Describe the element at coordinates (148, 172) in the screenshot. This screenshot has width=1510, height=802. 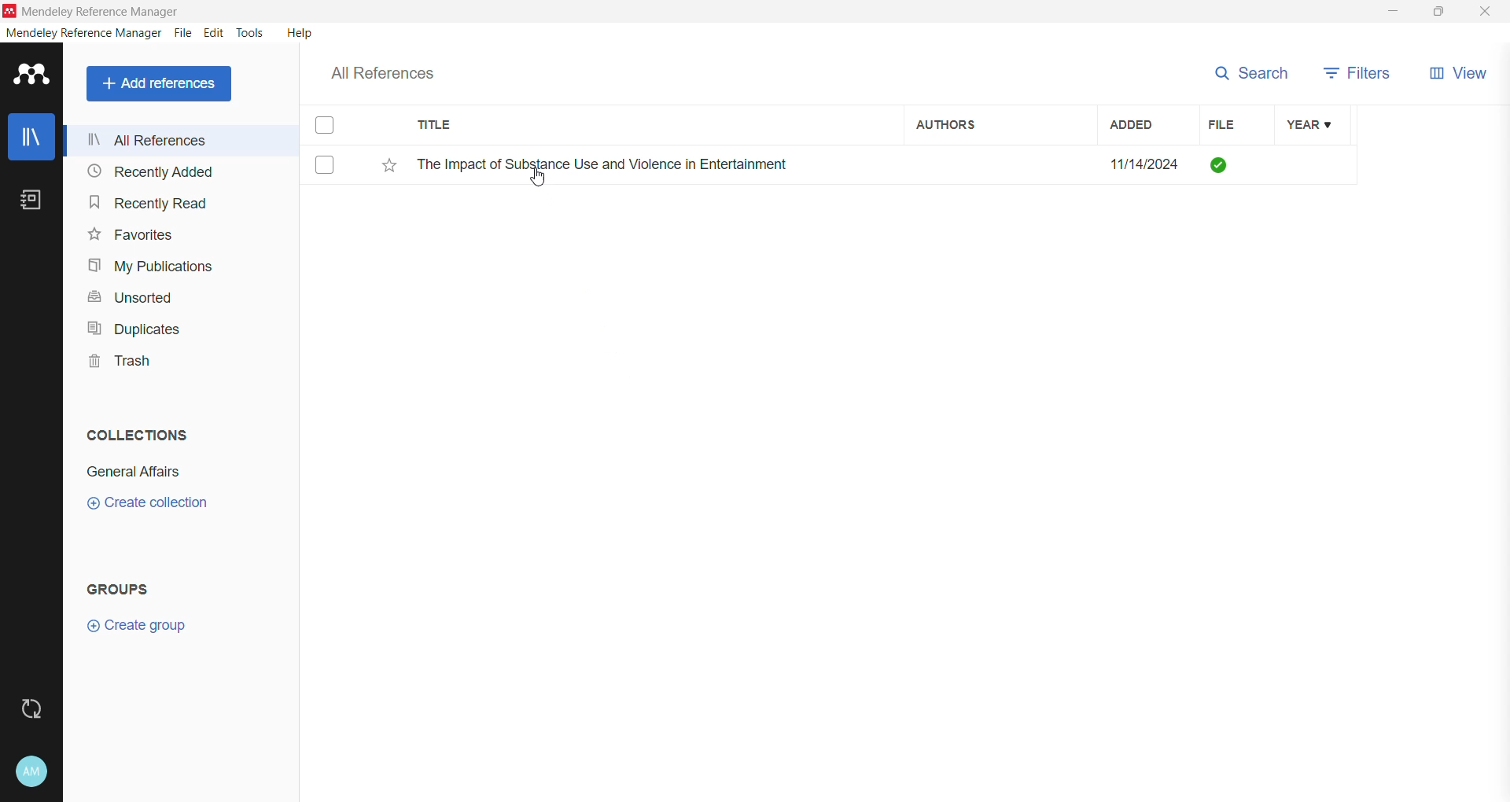
I see `Recently Added` at that location.